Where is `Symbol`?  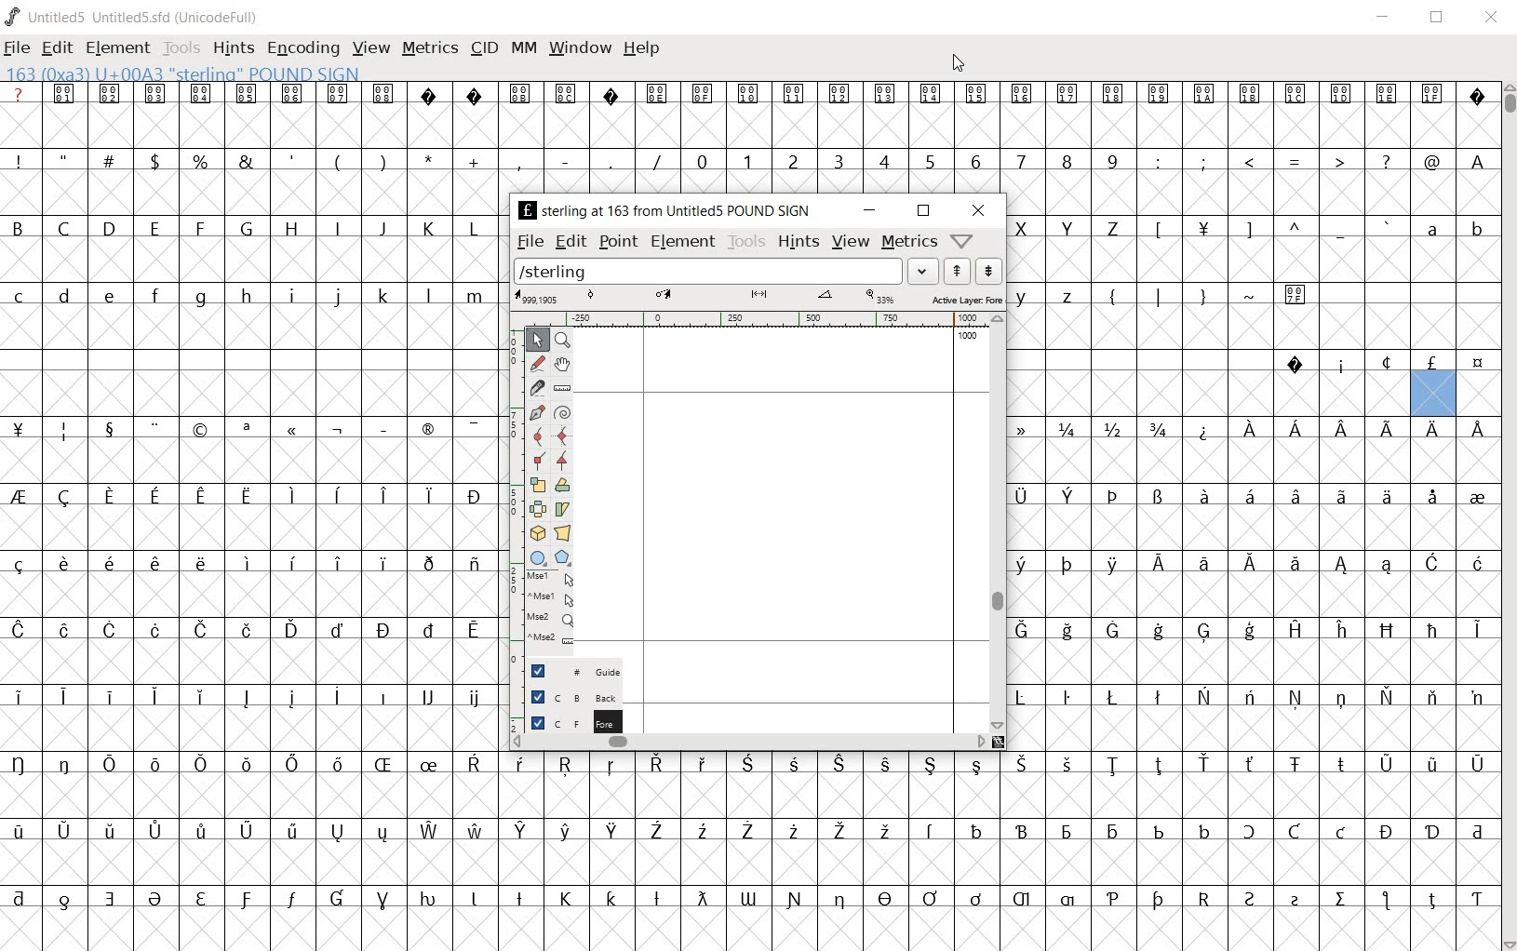
Symbol is located at coordinates (66, 898).